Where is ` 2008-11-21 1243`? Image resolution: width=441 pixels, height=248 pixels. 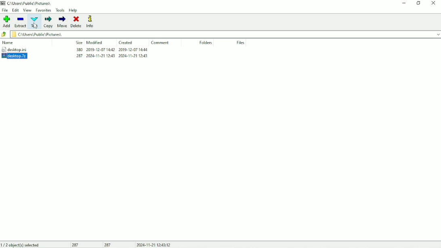  2008-11-21 1243 is located at coordinates (99, 56).